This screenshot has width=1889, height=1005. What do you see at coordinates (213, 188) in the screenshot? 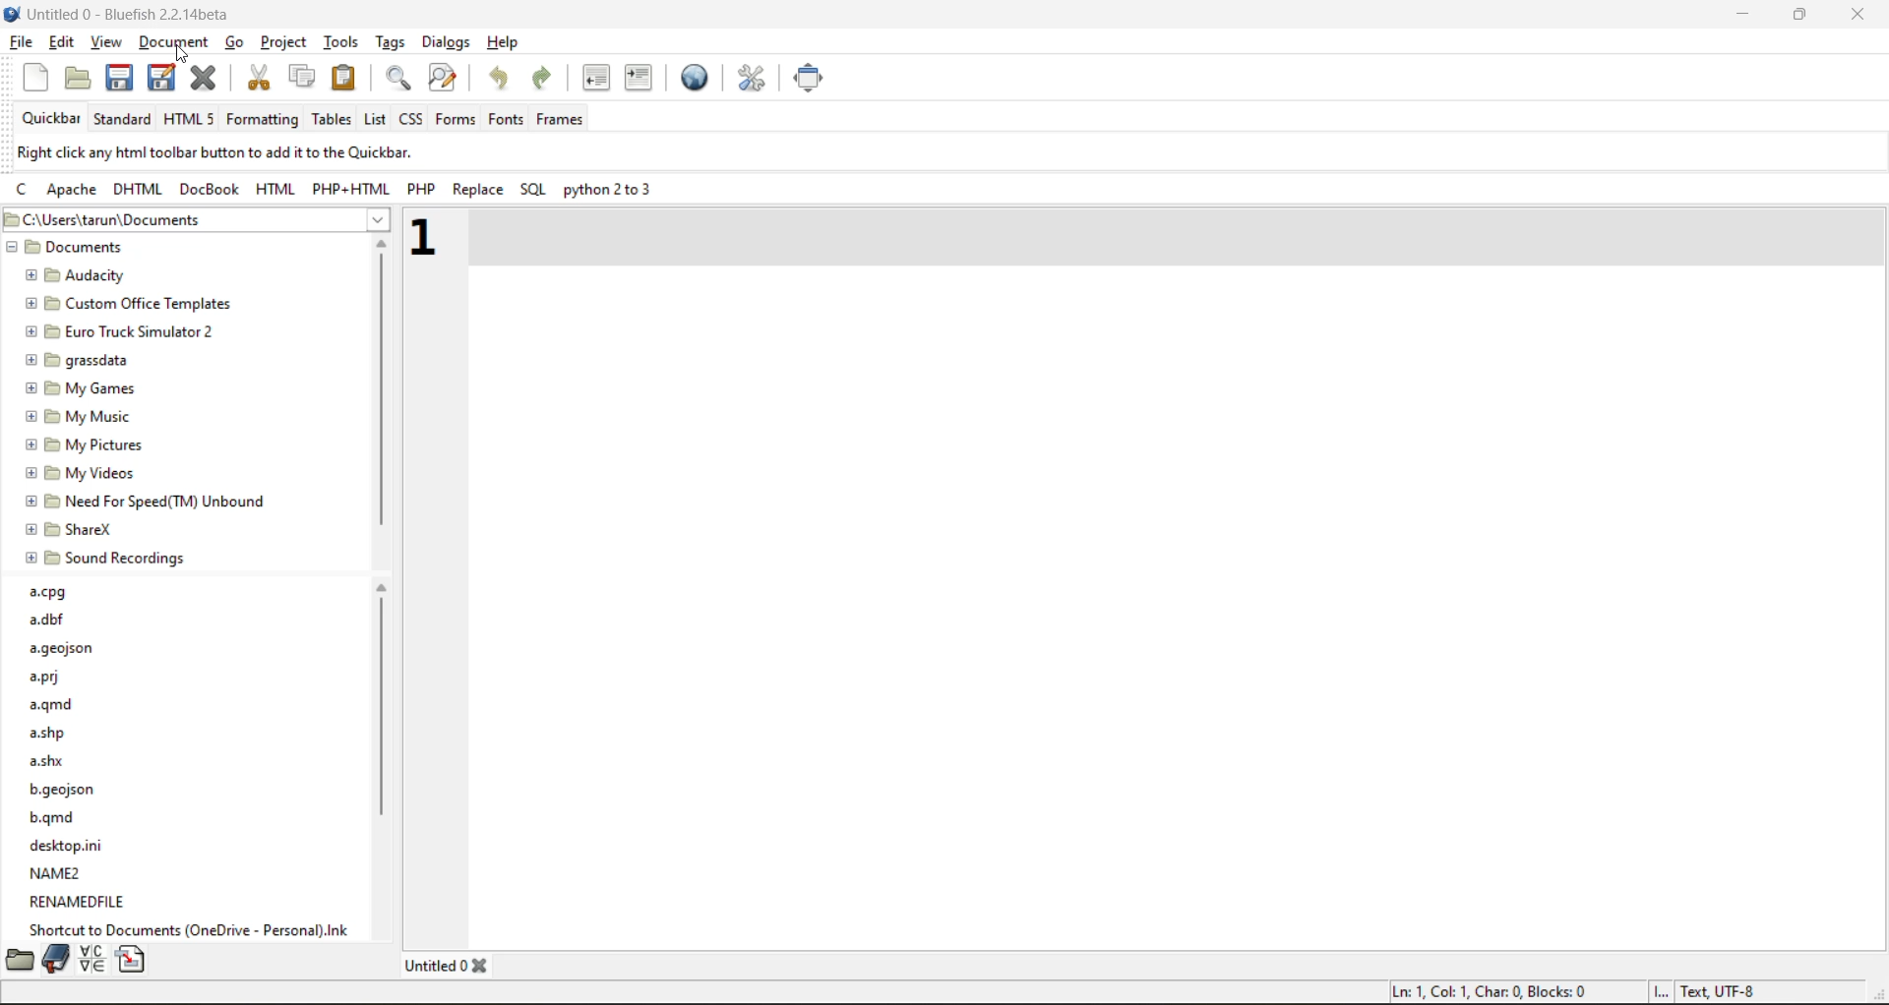
I see `docbook` at bounding box center [213, 188].